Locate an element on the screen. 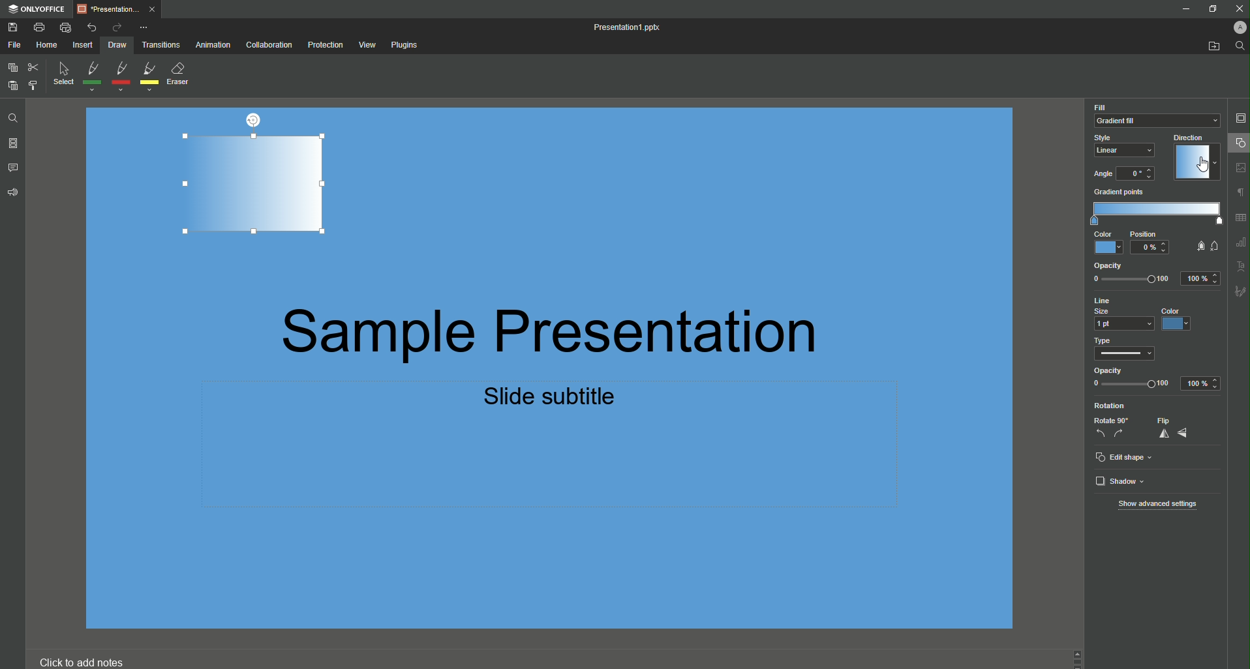  Flip is located at coordinates (1172, 428).